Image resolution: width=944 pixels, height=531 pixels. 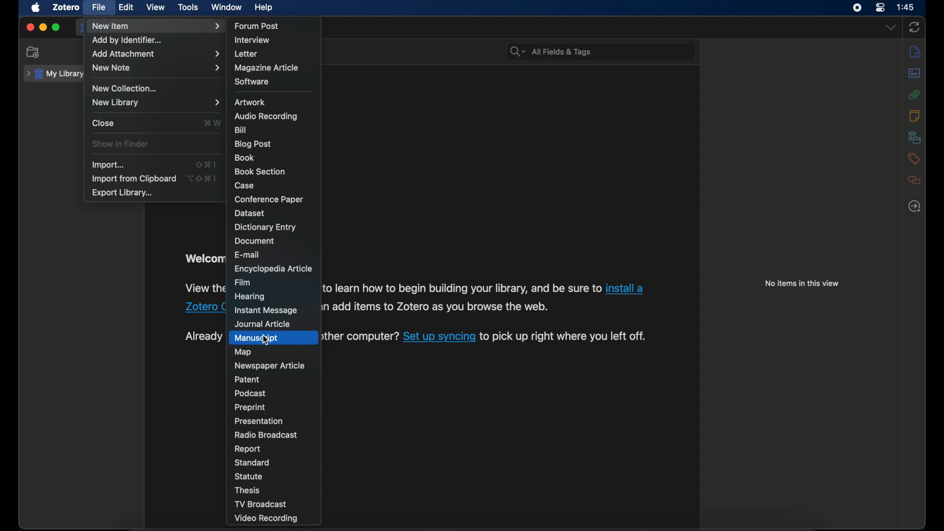 I want to click on preprint, so click(x=251, y=408).